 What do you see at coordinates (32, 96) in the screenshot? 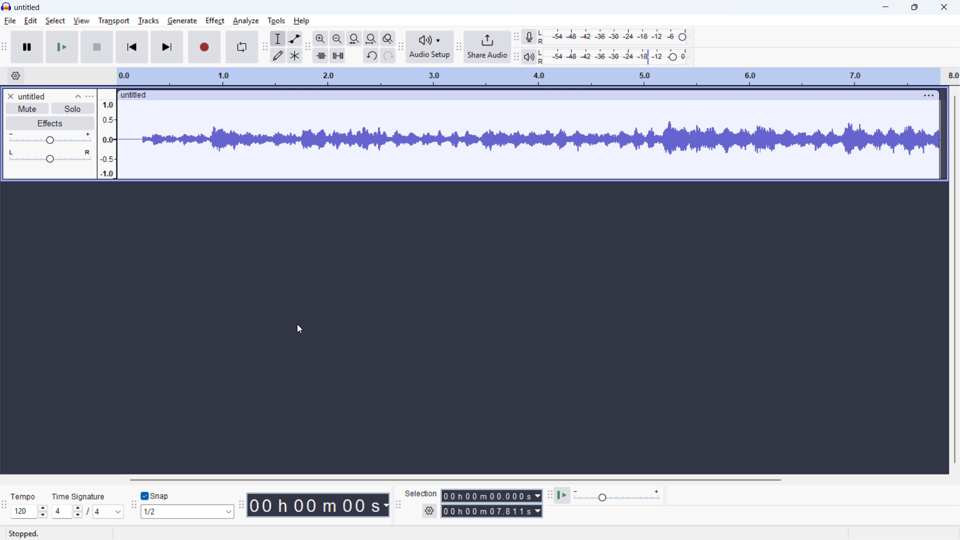
I see `untitled` at bounding box center [32, 96].